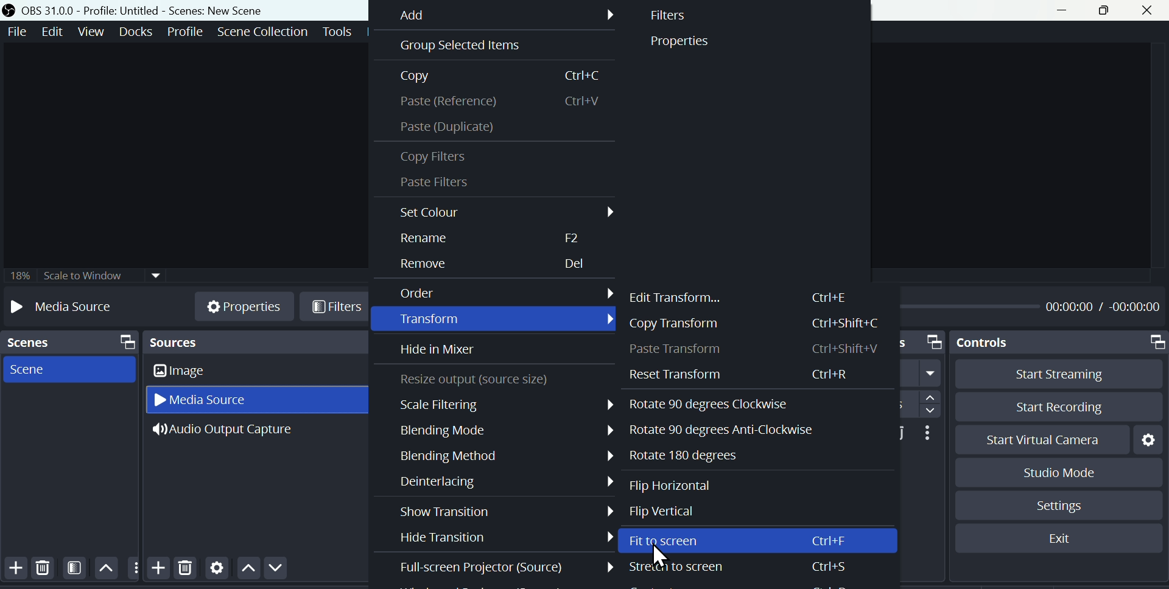 The height and width of the screenshot is (589, 1169). Describe the element at coordinates (687, 455) in the screenshot. I see `Rotate 180 degrees` at that location.